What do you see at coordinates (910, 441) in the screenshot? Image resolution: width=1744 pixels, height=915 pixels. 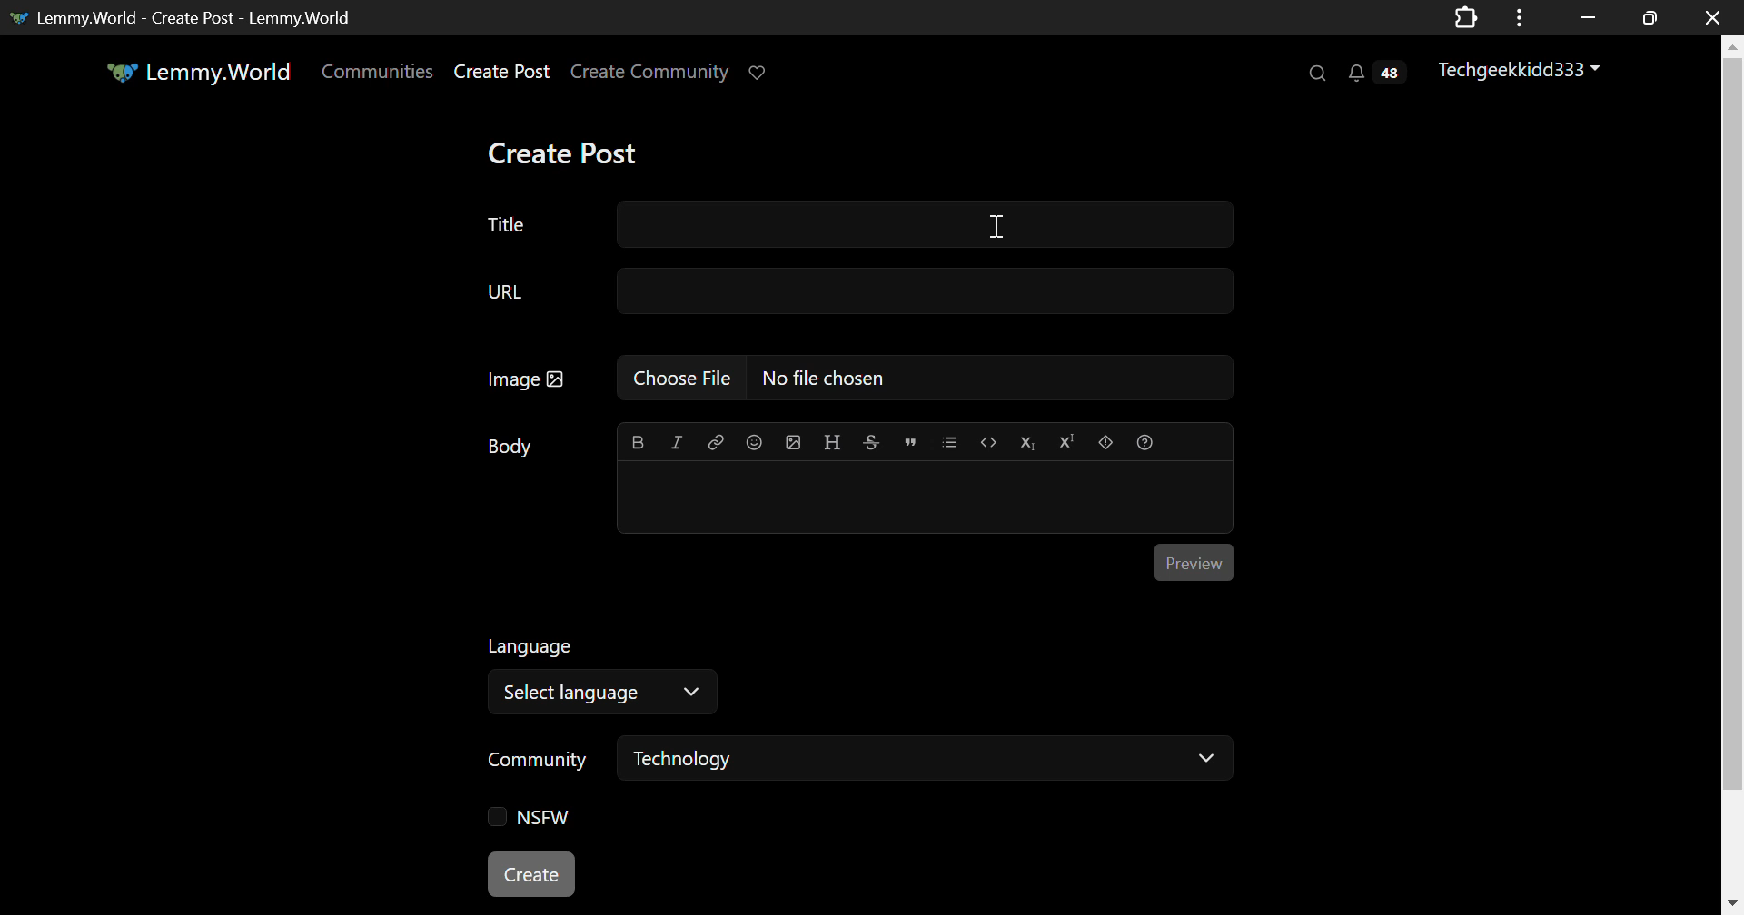 I see `quote` at bounding box center [910, 441].